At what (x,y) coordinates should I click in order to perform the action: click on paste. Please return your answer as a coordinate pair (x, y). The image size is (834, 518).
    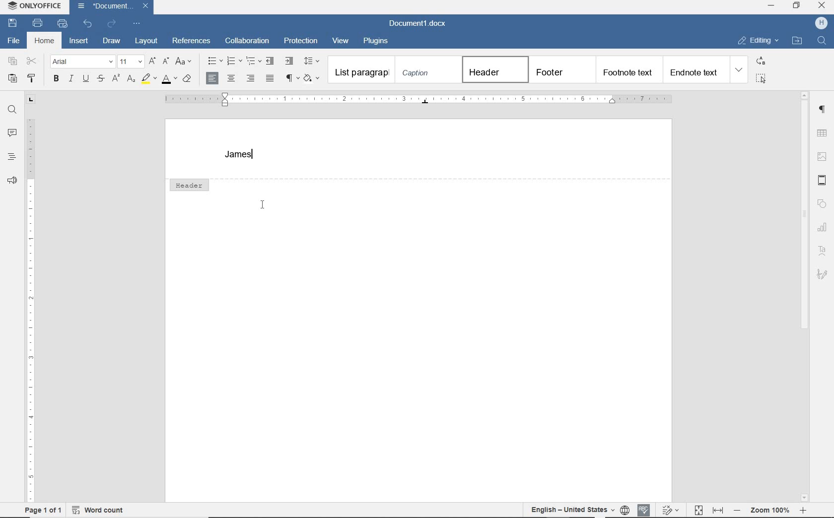
    Looking at the image, I should click on (13, 78).